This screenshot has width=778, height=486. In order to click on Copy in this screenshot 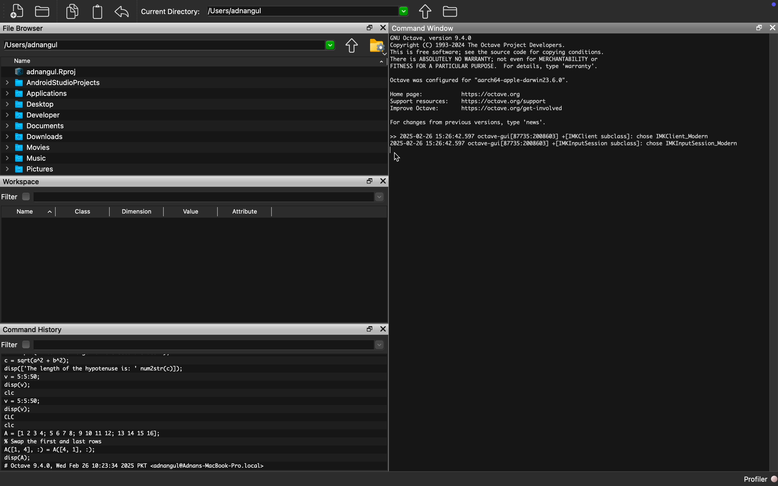, I will do `click(74, 11)`.